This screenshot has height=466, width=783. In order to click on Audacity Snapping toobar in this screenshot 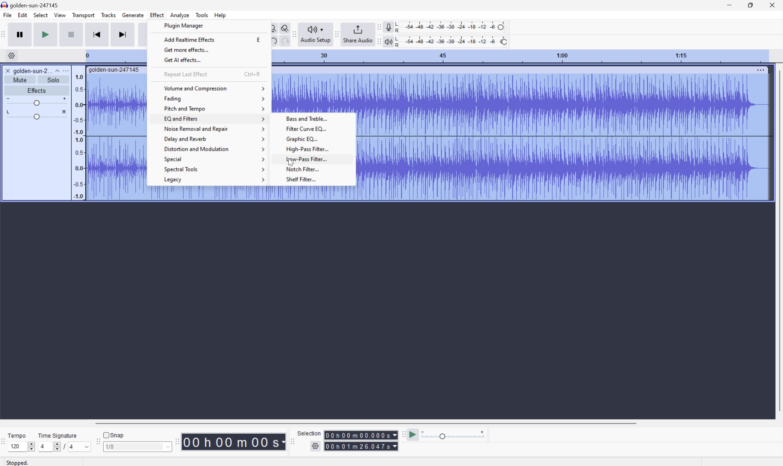, I will do `click(96, 442)`.